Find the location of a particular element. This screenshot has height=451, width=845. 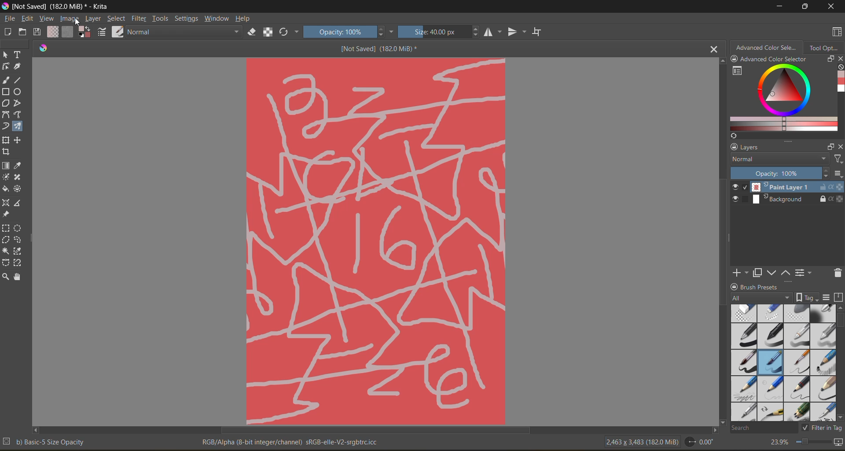

wrap around mode is located at coordinates (541, 32).